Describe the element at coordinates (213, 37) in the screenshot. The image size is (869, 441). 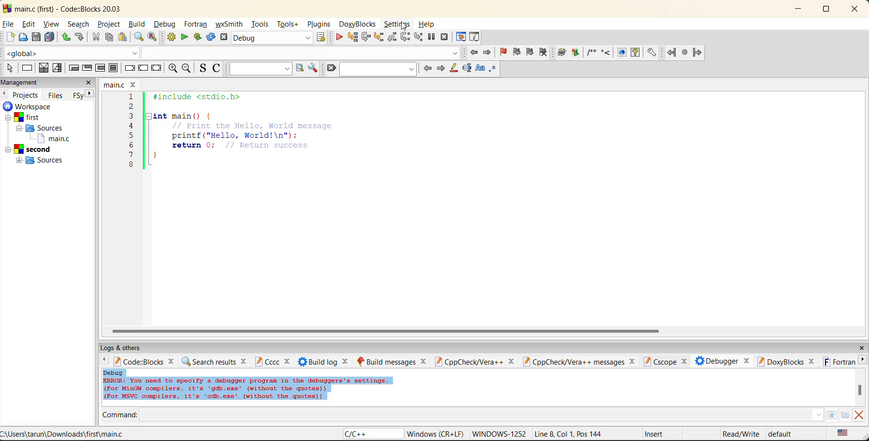
I see `rebuild` at that location.